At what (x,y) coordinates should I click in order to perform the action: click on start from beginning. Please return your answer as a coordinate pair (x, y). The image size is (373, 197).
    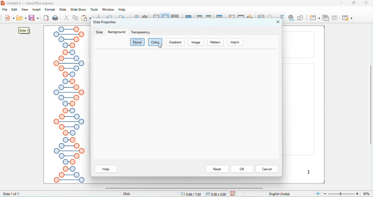
    Looking at the image, I should click on (200, 18).